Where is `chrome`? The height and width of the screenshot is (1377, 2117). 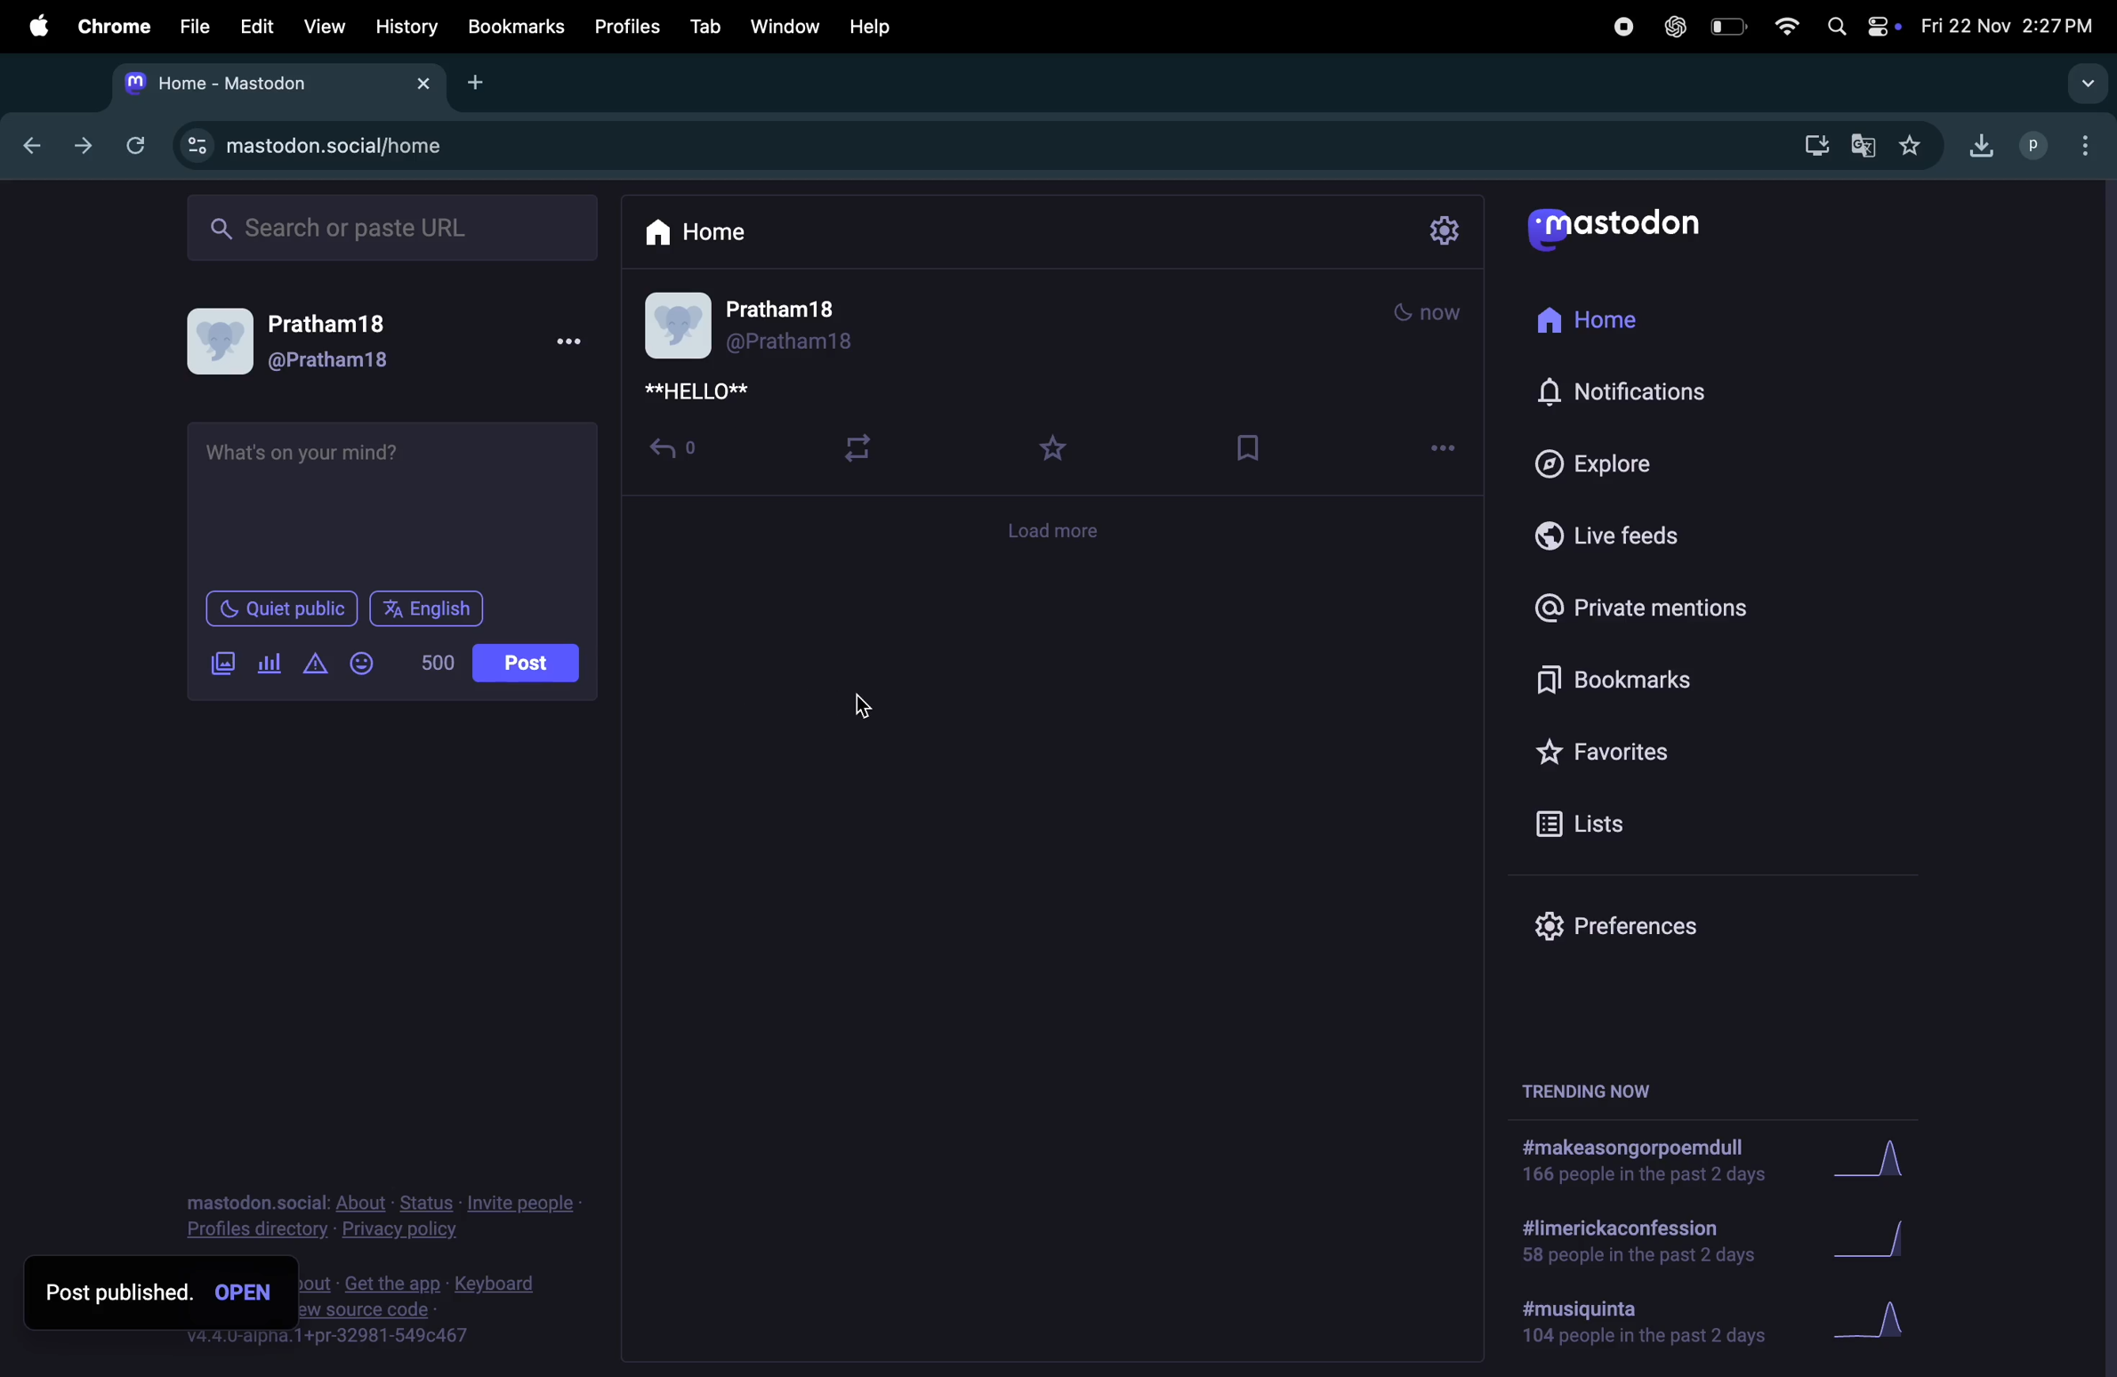 chrome is located at coordinates (114, 25).